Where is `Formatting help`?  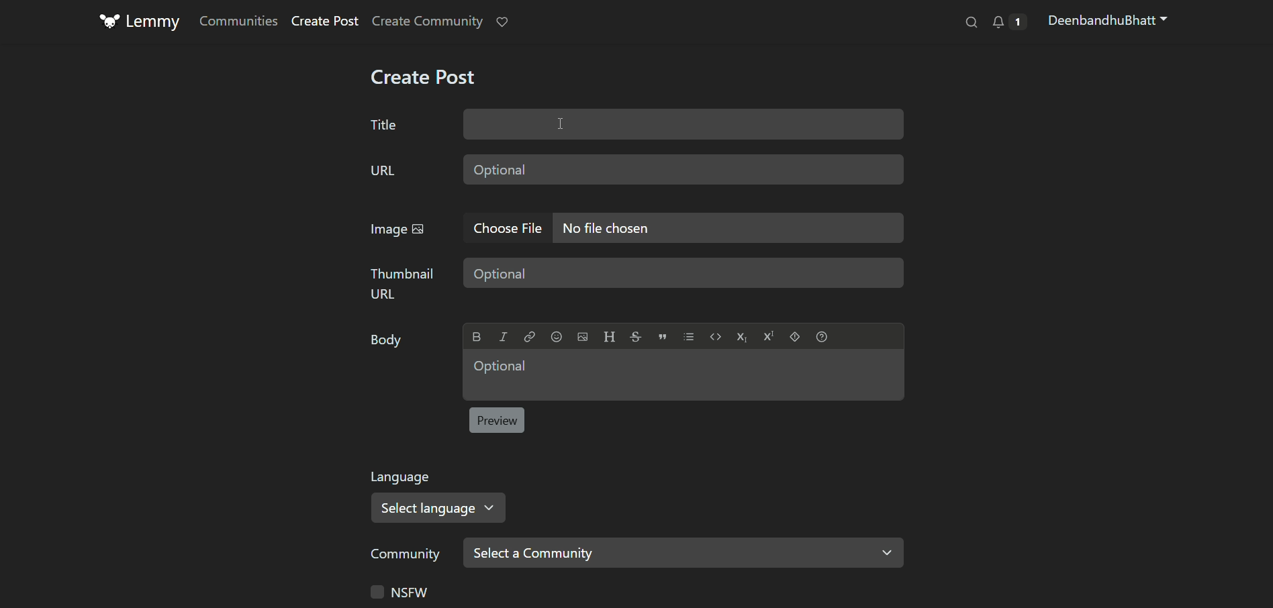
Formatting help is located at coordinates (822, 336).